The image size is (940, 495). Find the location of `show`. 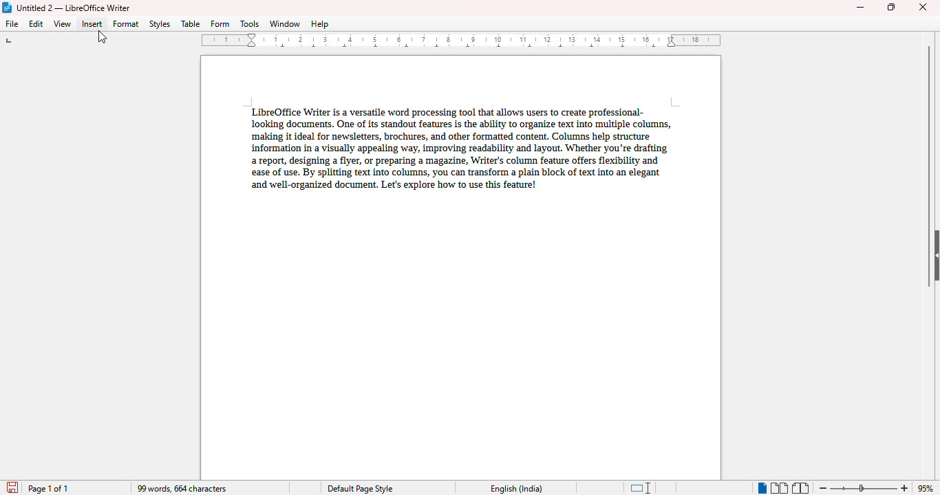

show is located at coordinates (934, 255).